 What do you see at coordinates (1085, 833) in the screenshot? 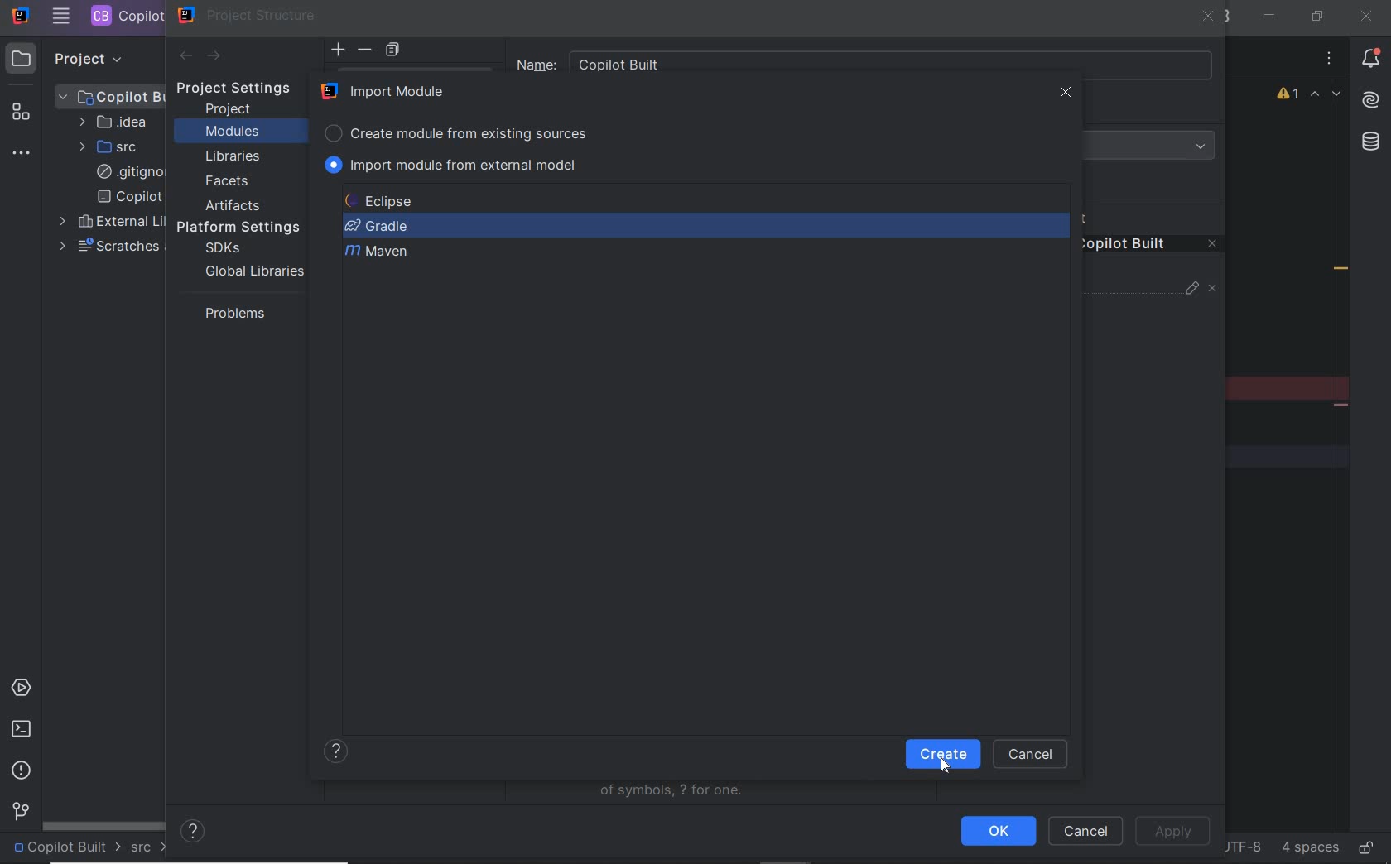
I see `cancel` at bounding box center [1085, 833].